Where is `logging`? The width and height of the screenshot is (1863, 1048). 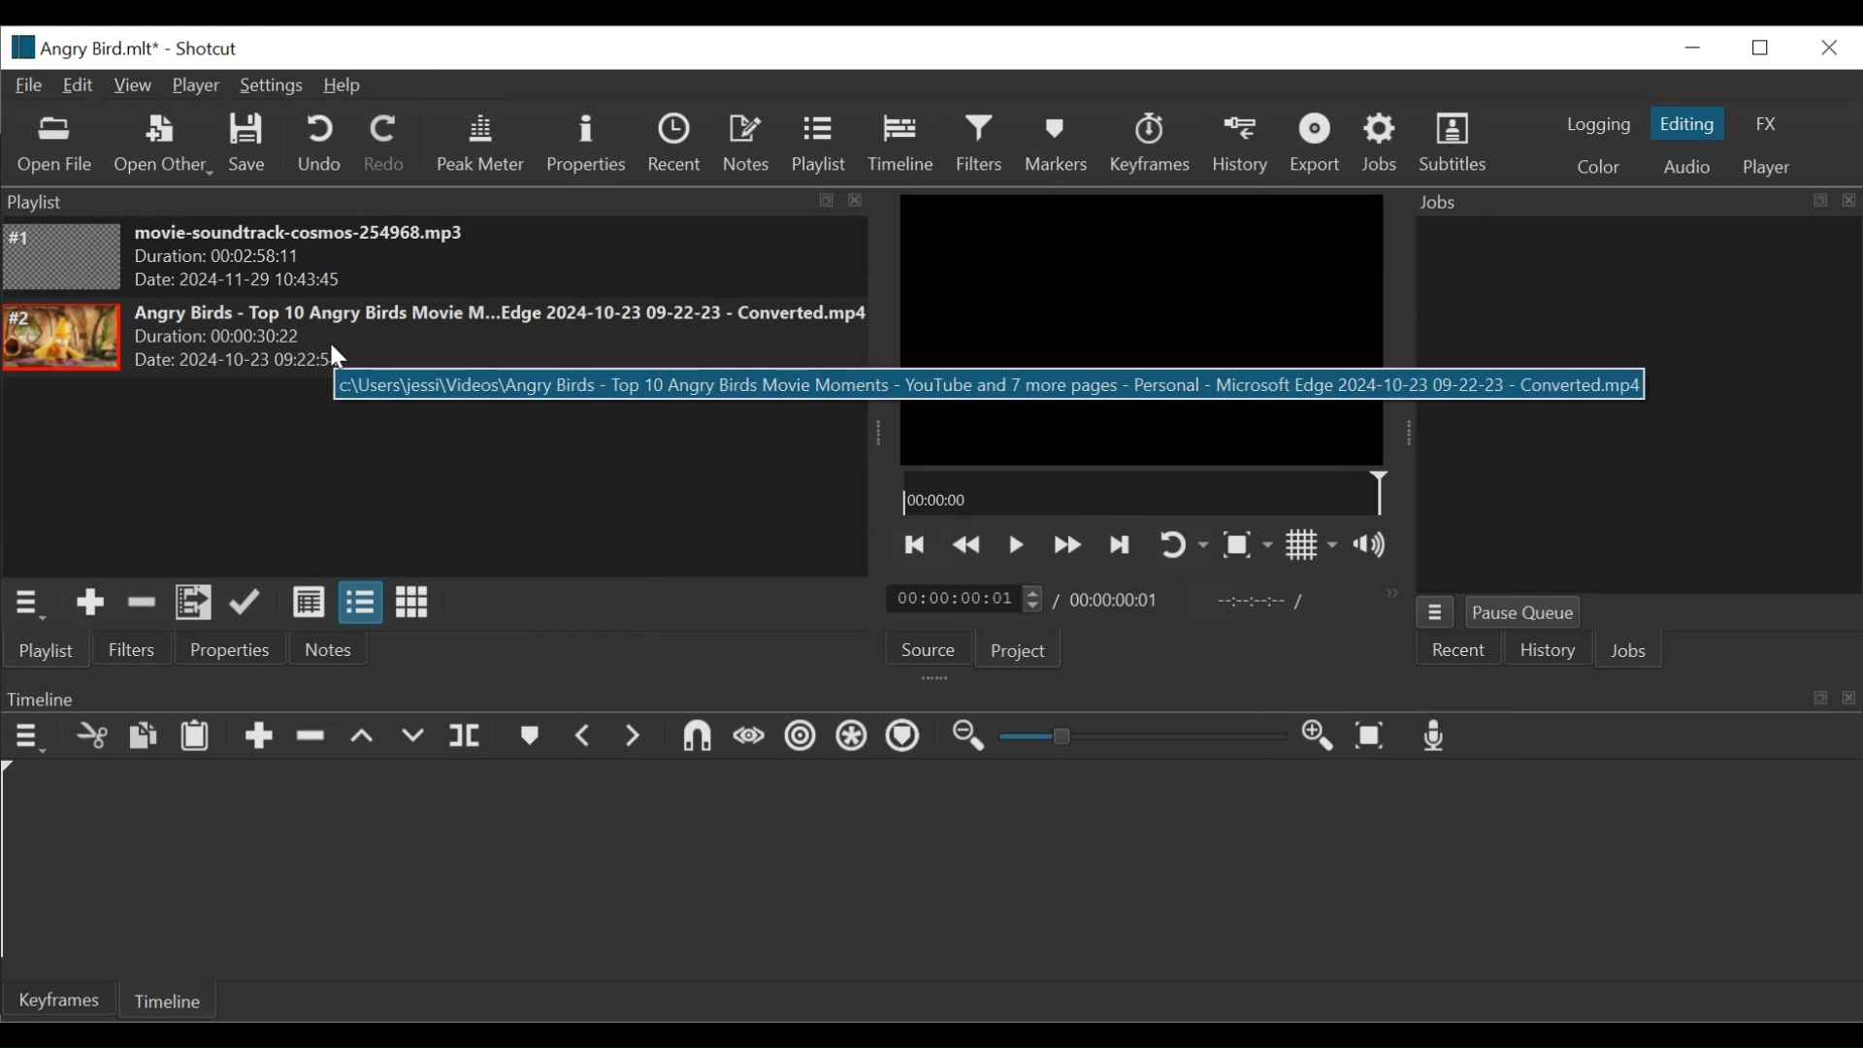
logging is located at coordinates (1599, 124).